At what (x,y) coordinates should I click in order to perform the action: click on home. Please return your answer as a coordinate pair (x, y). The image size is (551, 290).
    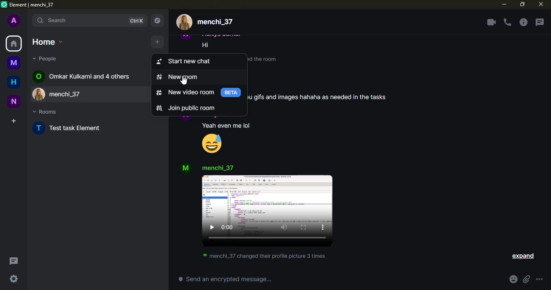
    Looking at the image, I should click on (48, 42).